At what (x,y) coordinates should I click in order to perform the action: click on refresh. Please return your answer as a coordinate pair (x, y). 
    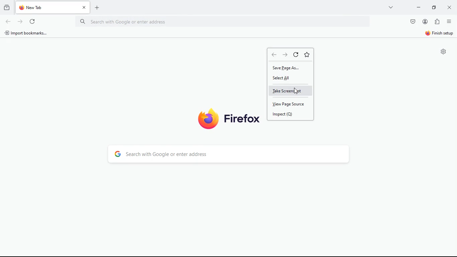
    Looking at the image, I should click on (32, 22).